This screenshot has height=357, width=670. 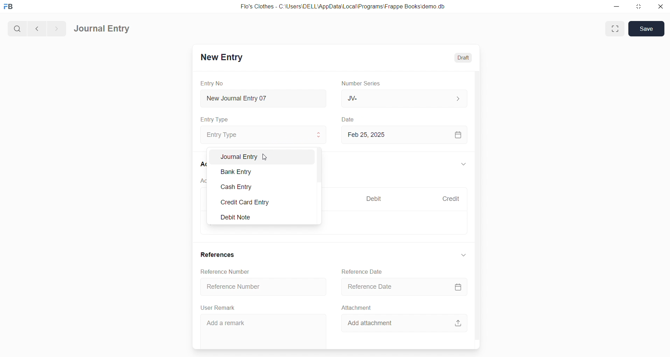 What do you see at coordinates (647, 29) in the screenshot?
I see `Save` at bounding box center [647, 29].